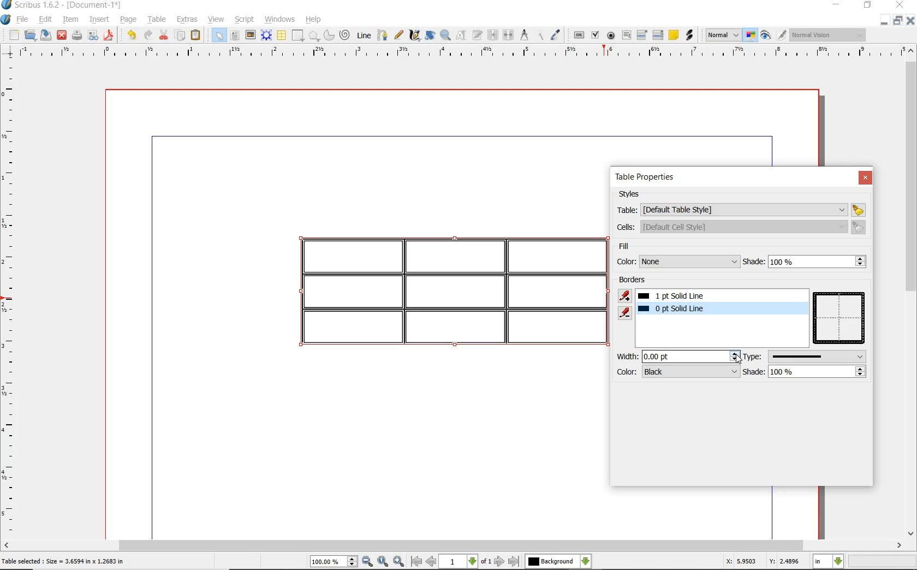 Image resolution: width=917 pixels, height=570 pixels. I want to click on pdf list box, so click(658, 35).